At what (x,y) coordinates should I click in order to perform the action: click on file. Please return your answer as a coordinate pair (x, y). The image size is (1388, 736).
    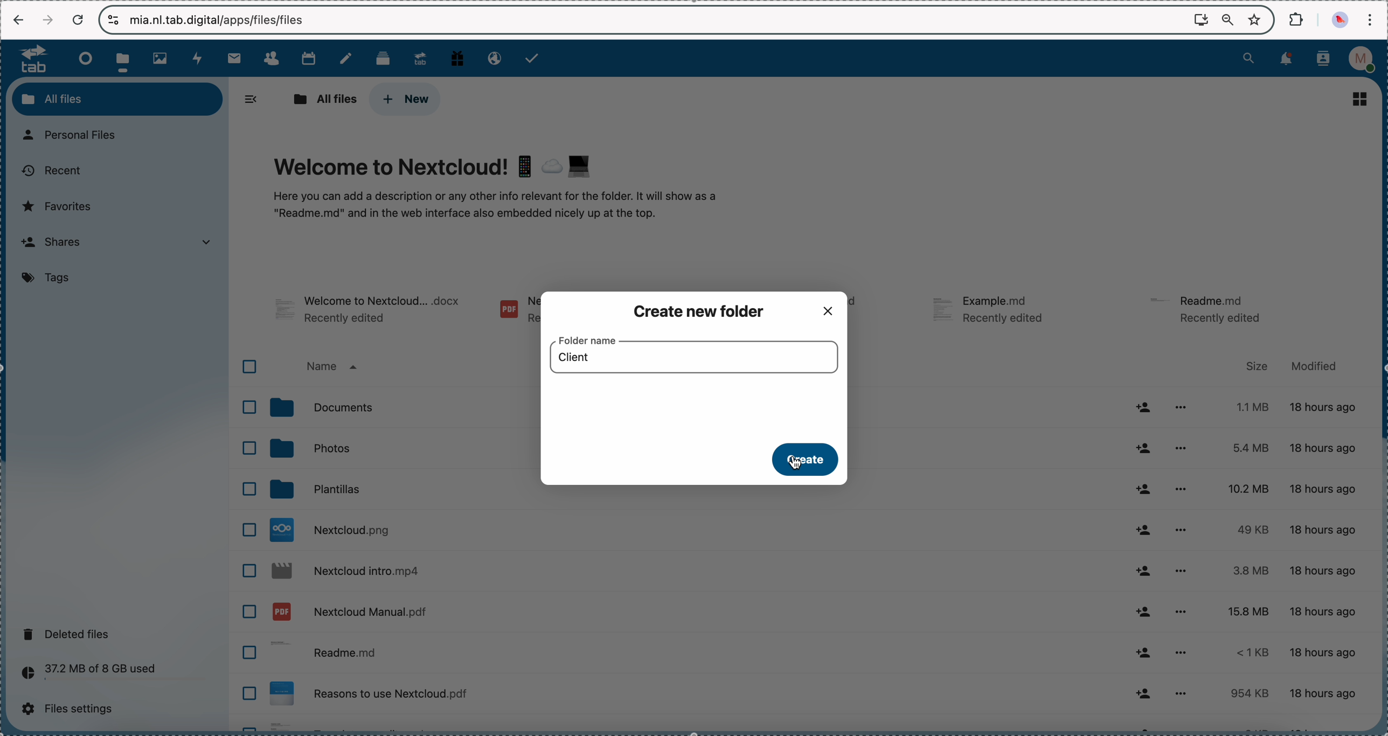
    Looking at the image, I should click on (689, 529).